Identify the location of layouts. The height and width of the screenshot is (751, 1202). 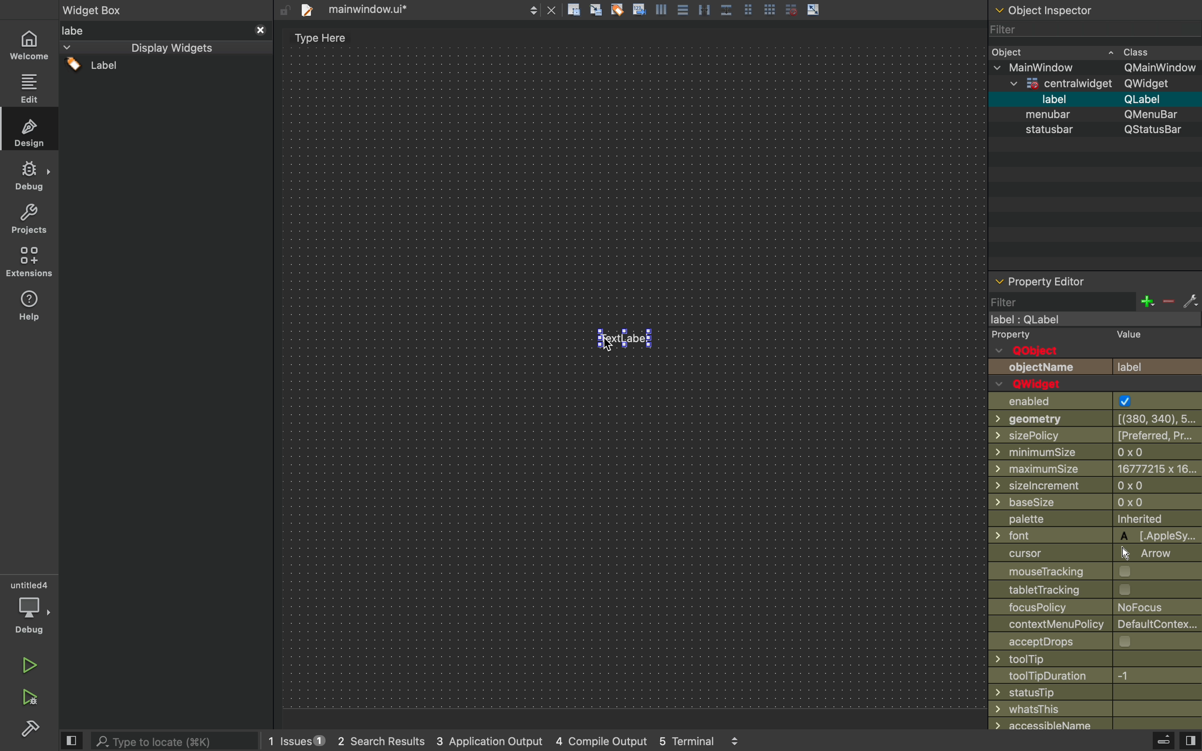
(165, 49).